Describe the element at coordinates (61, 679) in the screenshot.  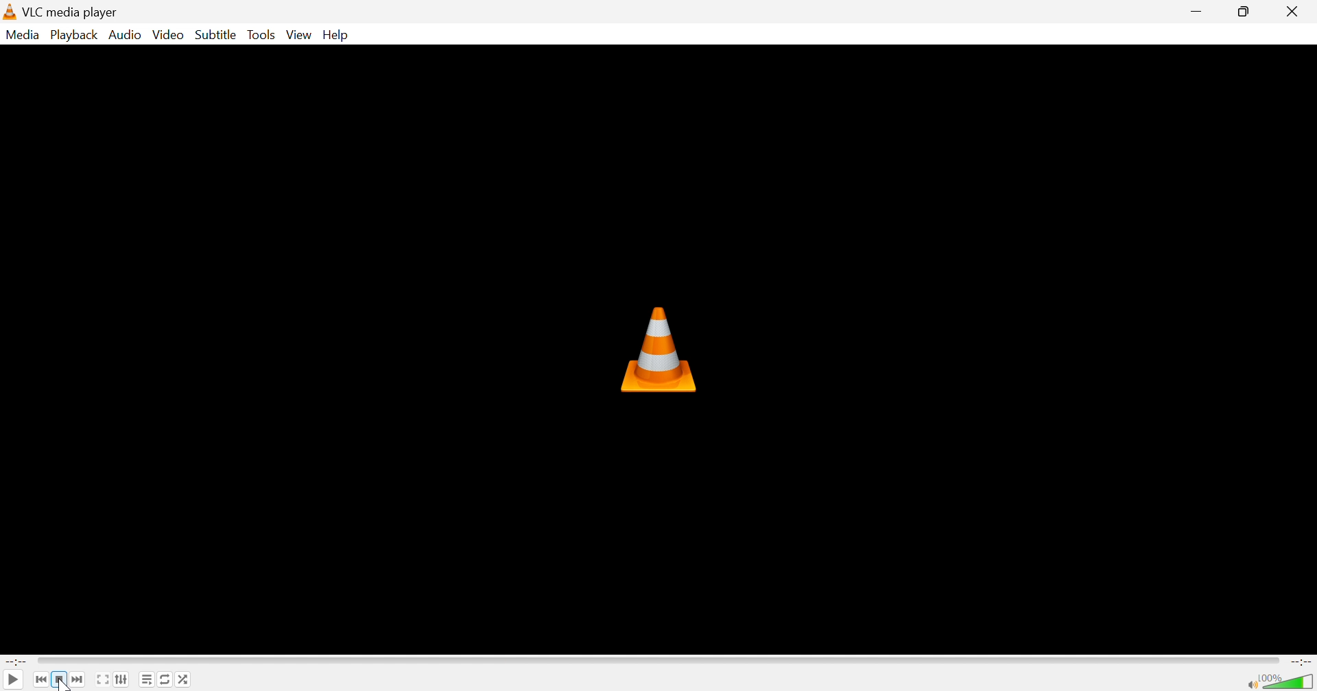
I see `Stop playback` at that location.